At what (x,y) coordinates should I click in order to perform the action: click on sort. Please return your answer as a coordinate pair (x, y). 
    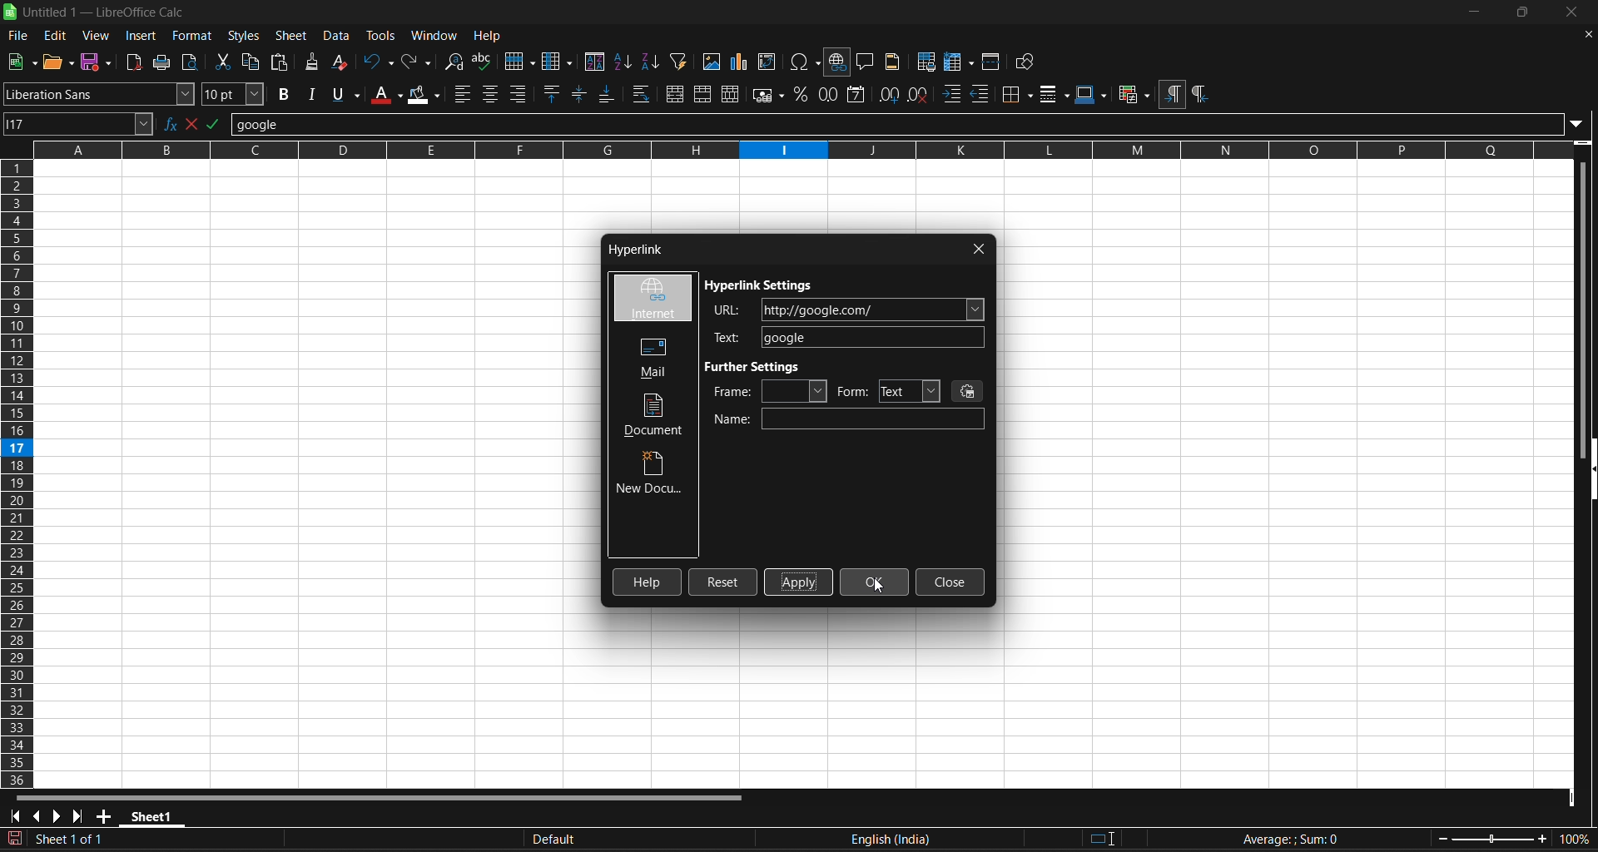
    Looking at the image, I should click on (595, 61).